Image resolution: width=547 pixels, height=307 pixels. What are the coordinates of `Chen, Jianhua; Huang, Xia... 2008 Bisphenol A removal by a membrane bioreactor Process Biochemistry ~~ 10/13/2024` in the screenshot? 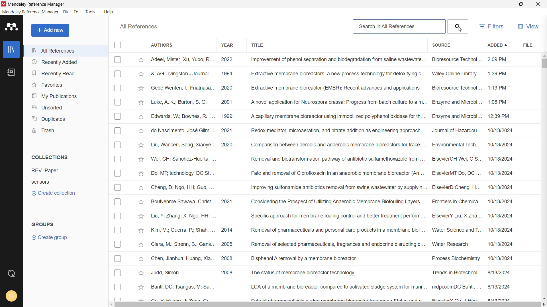 It's located at (332, 258).